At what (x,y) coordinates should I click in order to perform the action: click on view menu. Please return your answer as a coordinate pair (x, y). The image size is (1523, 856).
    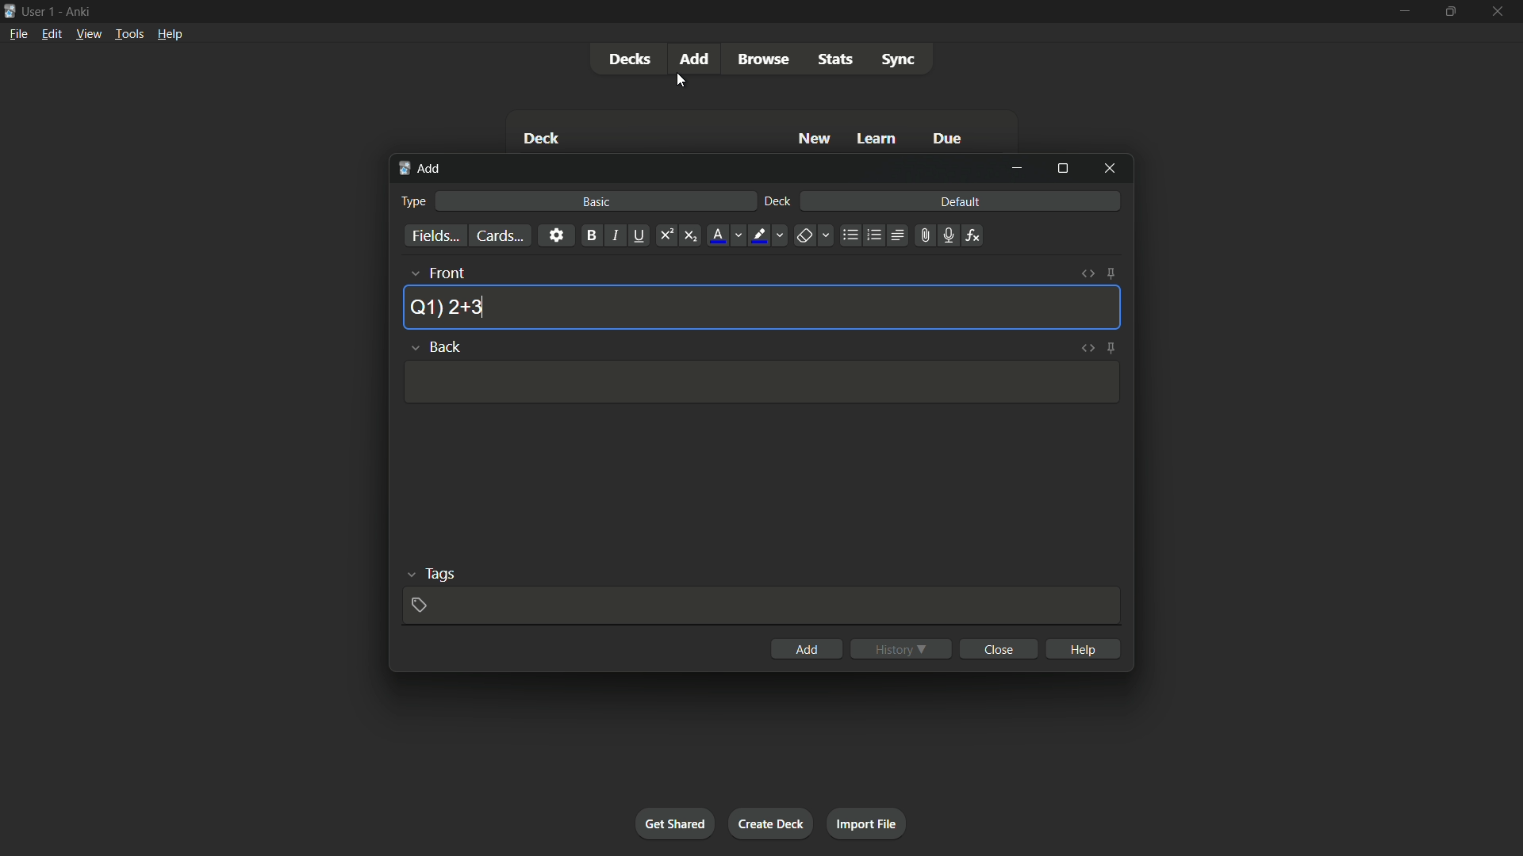
    Looking at the image, I should click on (87, 32).